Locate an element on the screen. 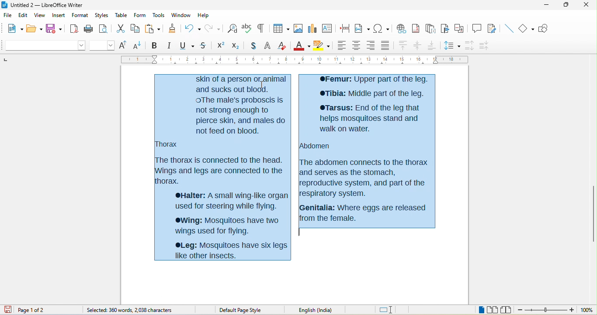 This screenshot has height=315, width=597. underline is located at coordinates (187, 45).